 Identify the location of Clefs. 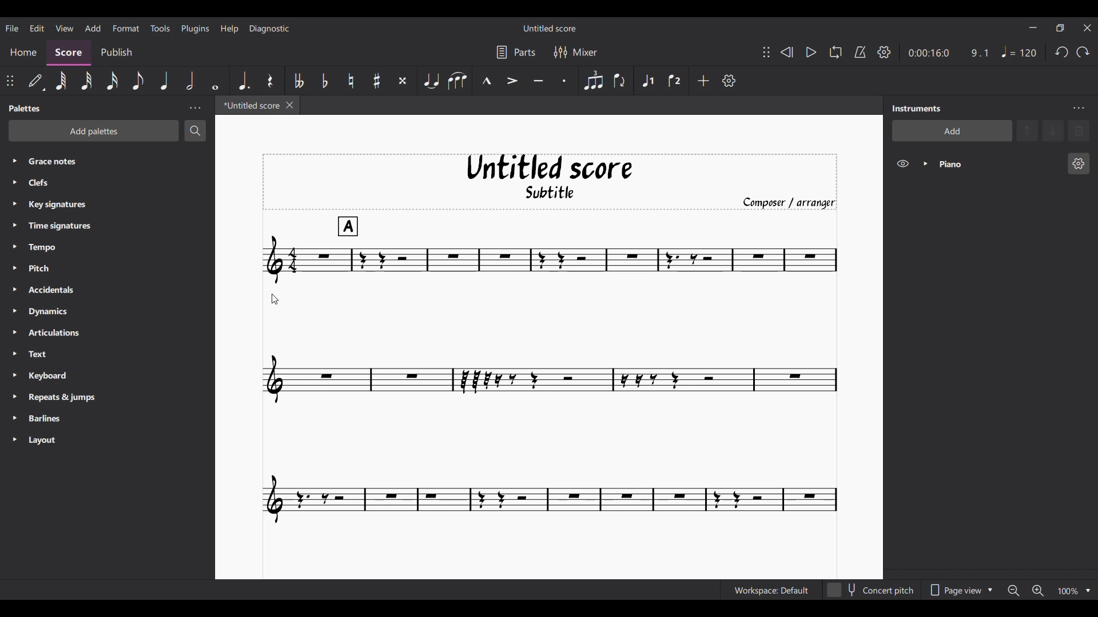
(91, 183).